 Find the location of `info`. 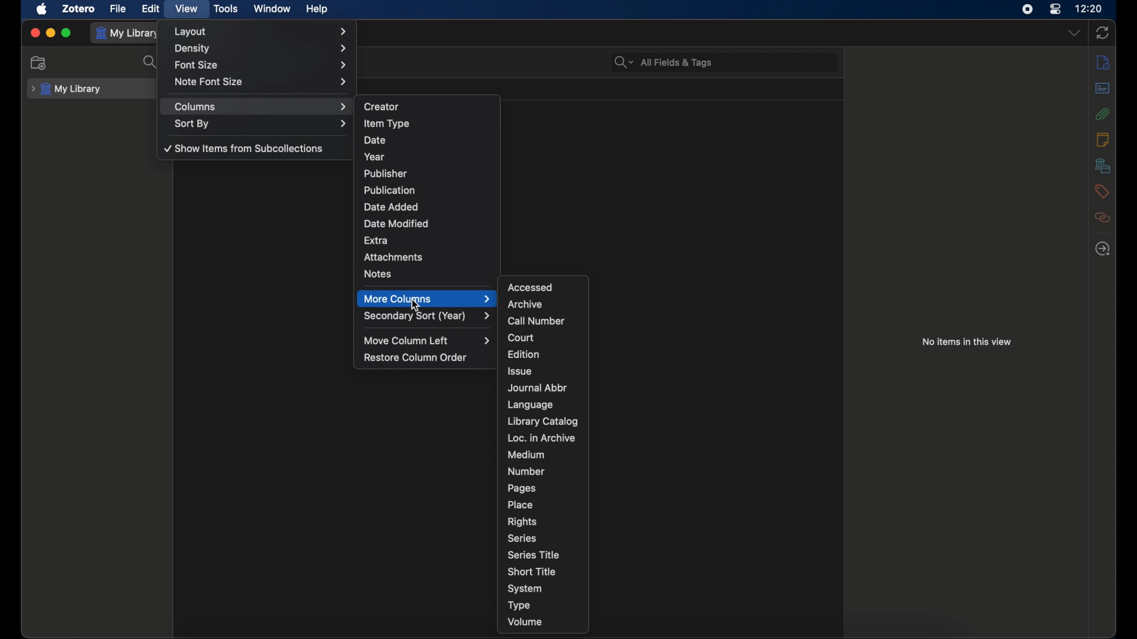

info is located at coordinates (1104, 63).